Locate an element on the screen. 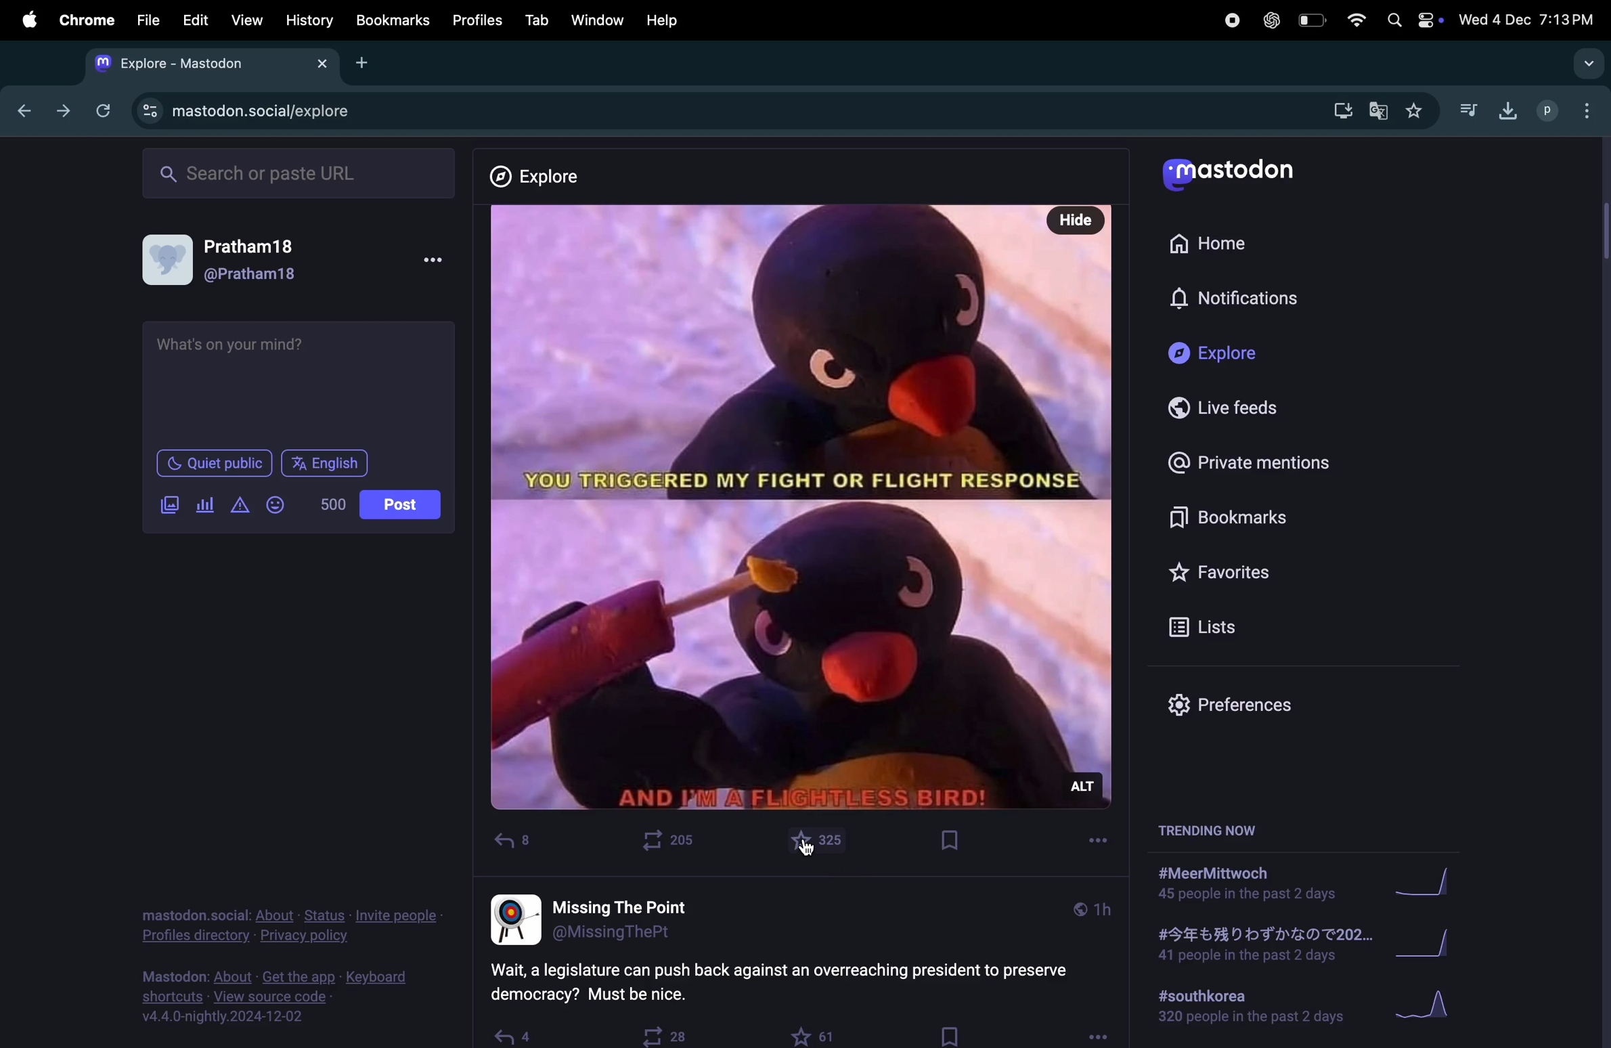 This screenshot has width=1611, height=1048. user profle is located at coordinates (1566, 112).